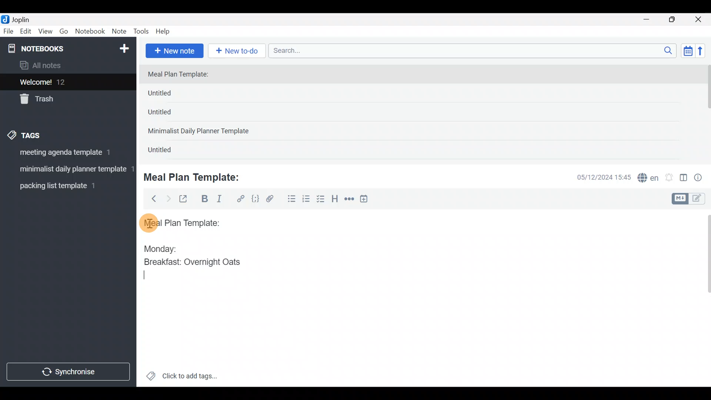 Image resolution: width=711 pixels, height=400 pixels. What do you see at coordinates (64, 100) in the screenshot?
I see `Trash` at bounding box center [64, 100].